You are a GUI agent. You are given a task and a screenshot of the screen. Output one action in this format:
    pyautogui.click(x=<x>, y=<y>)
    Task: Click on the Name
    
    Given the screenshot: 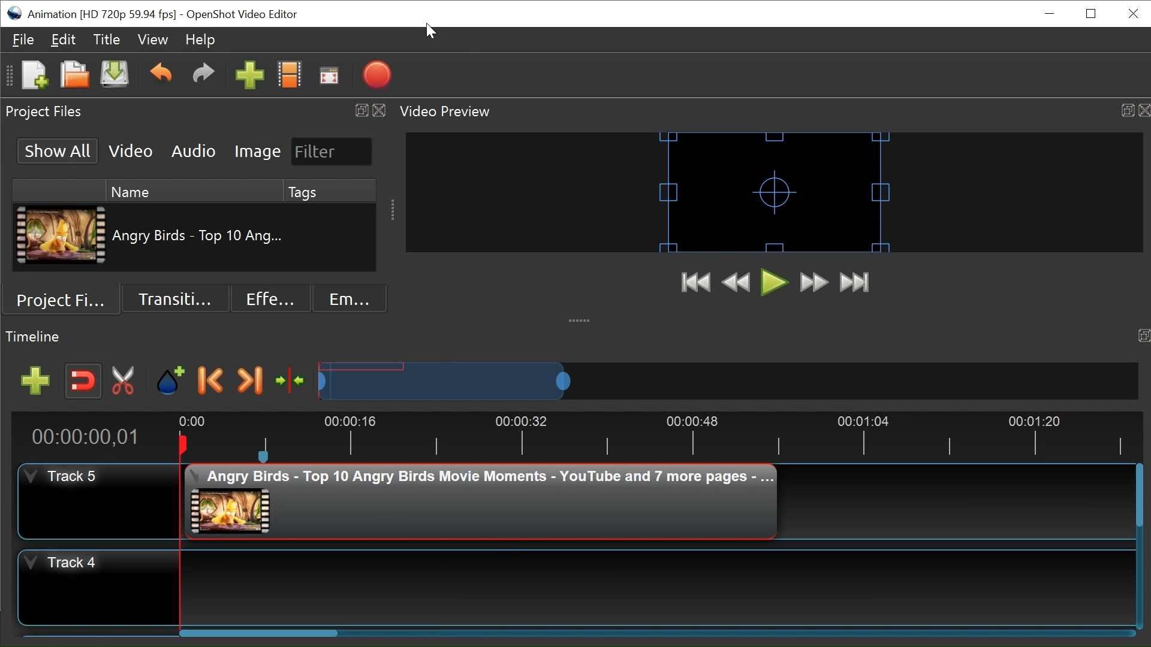 What is the action you would take?
    pyautogui.click(x=192, y=192)
    